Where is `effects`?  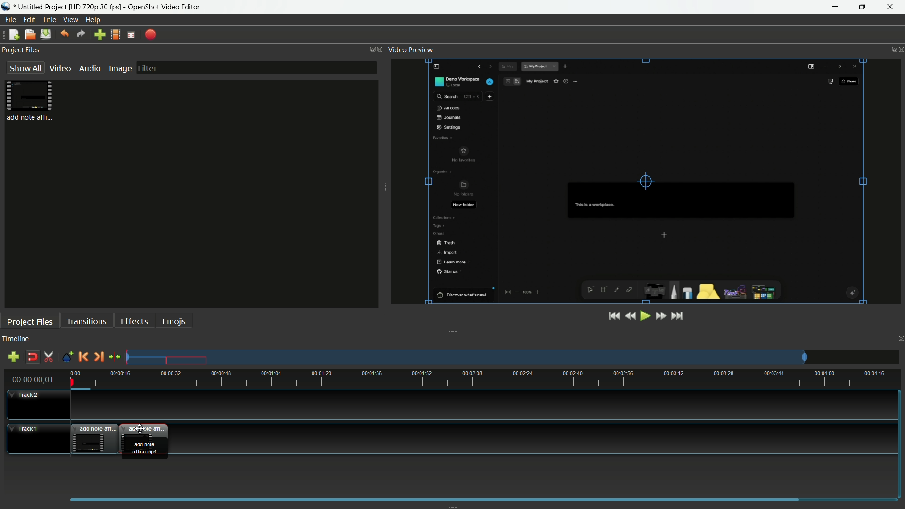 effects is located at coordinates (134, 321).